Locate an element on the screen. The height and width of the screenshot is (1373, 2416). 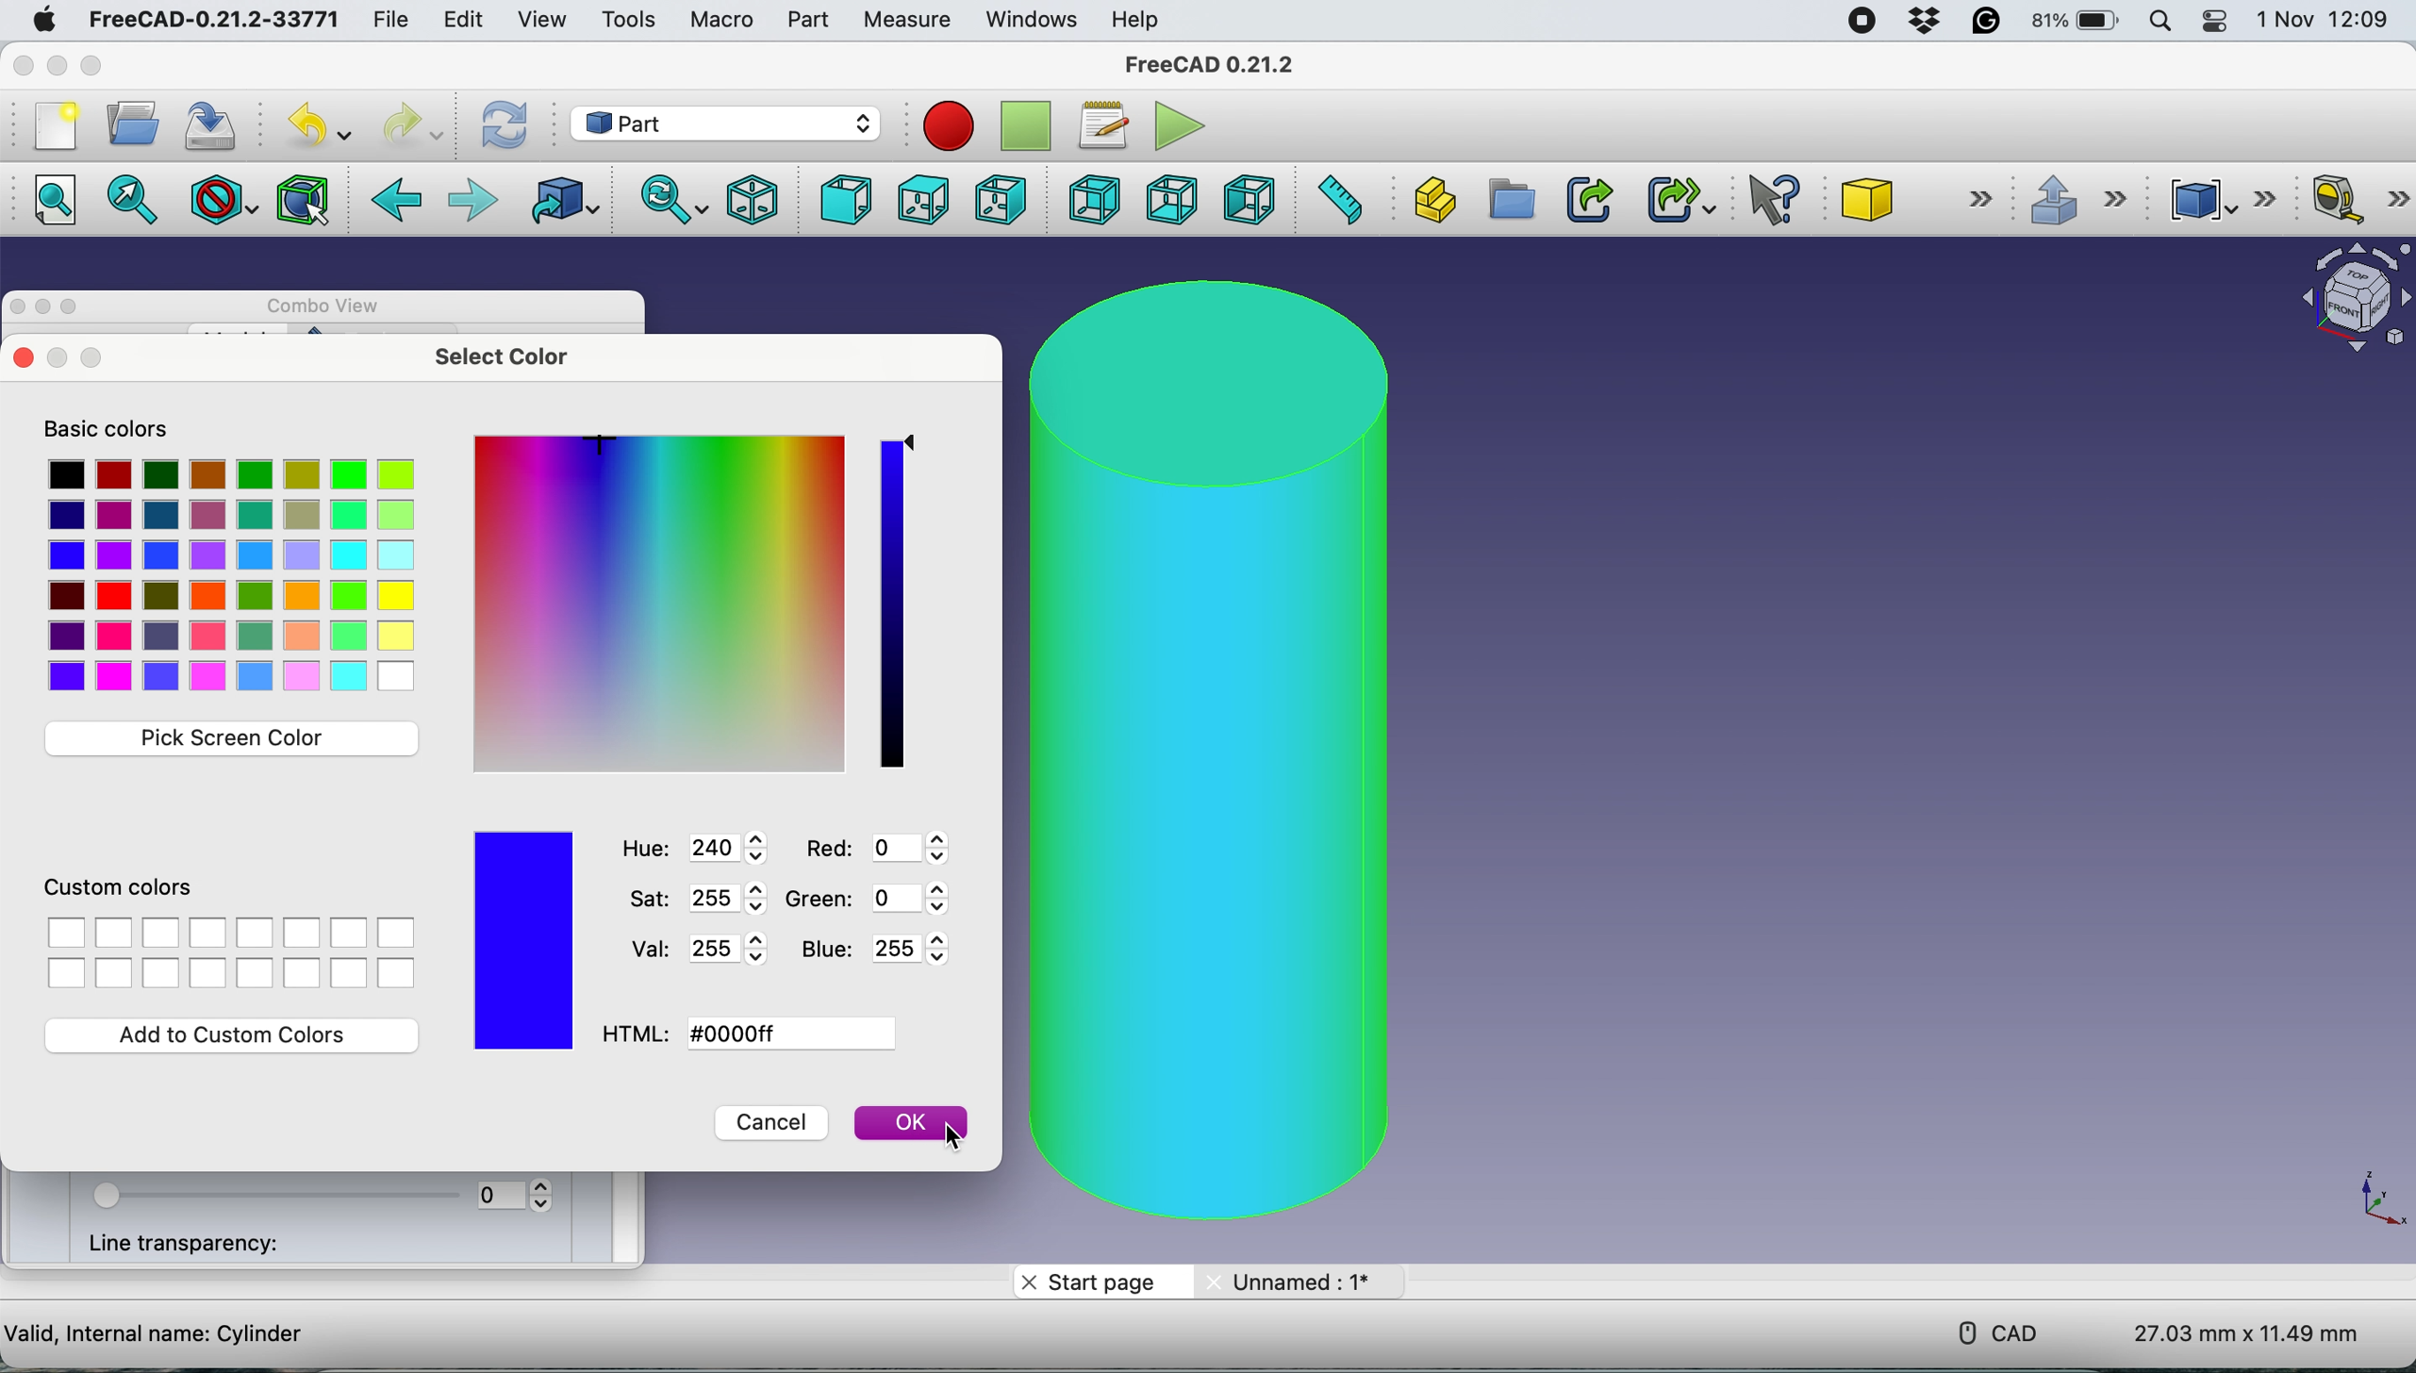
open is located at coordinates (129, 125).